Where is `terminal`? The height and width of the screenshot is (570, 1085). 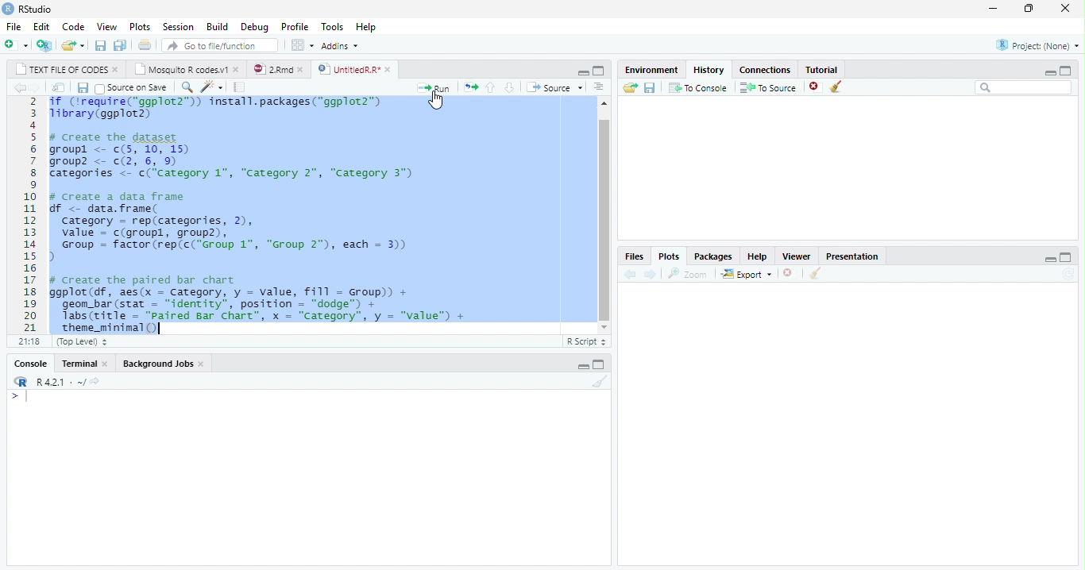 terminal is located at coordinates (78, 364).